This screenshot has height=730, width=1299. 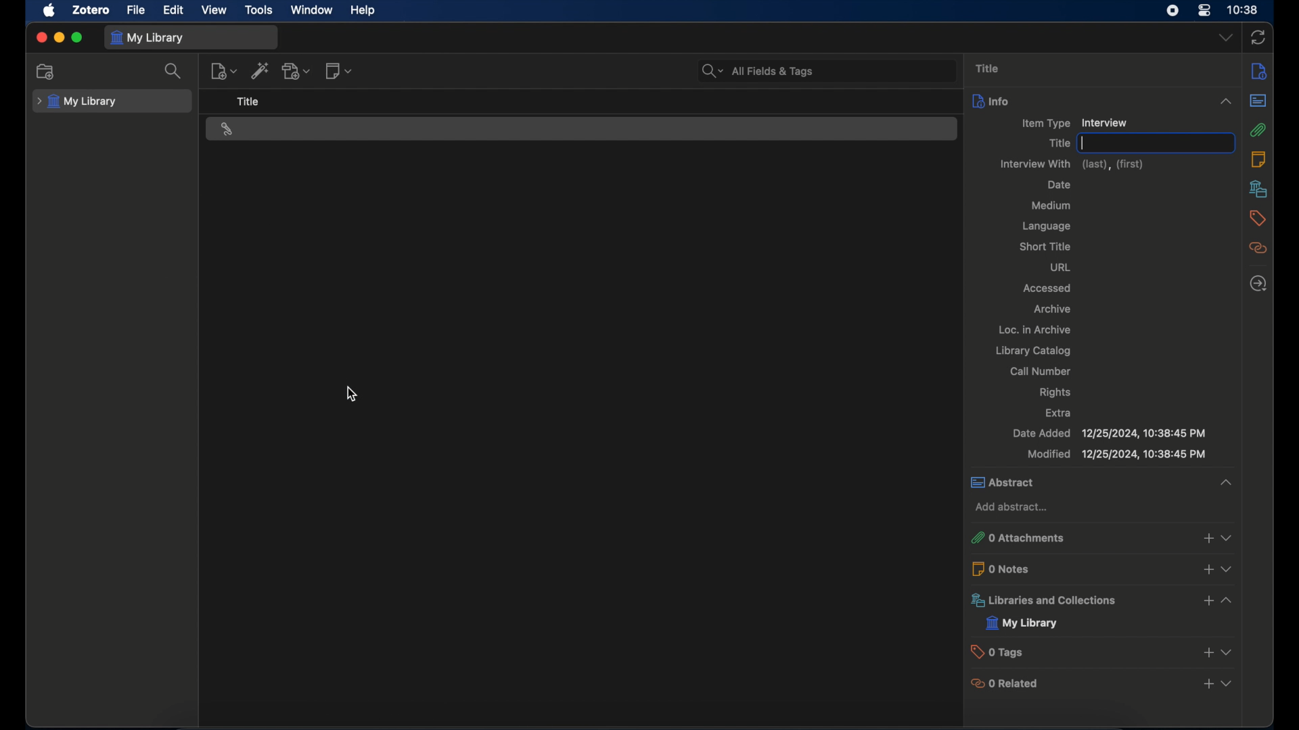 What do you see at coordinates (1051, 309) in the screenshot?
I see `archive` at bounding box center [1051, 309].